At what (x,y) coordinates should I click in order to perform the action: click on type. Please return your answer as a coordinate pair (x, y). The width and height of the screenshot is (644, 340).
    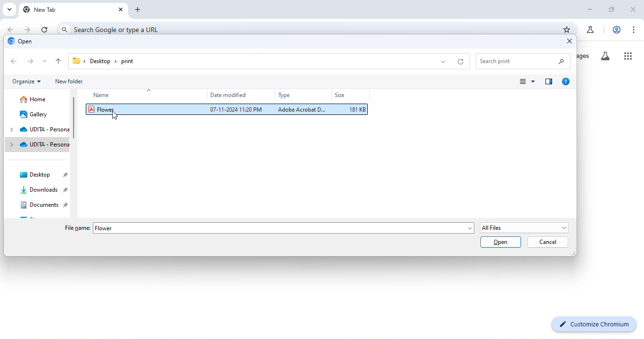
    Looking at the image, I should click on (284, 96).